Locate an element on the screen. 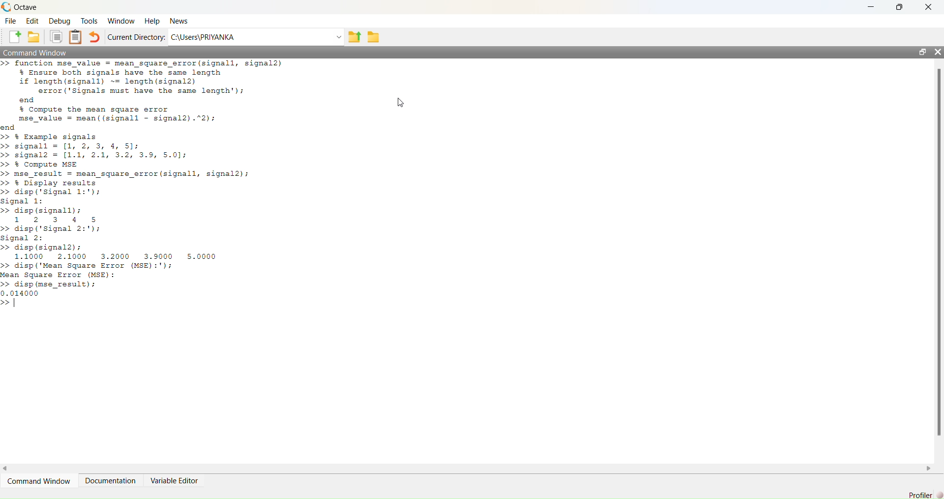  window is located at coordinates (121, 22).